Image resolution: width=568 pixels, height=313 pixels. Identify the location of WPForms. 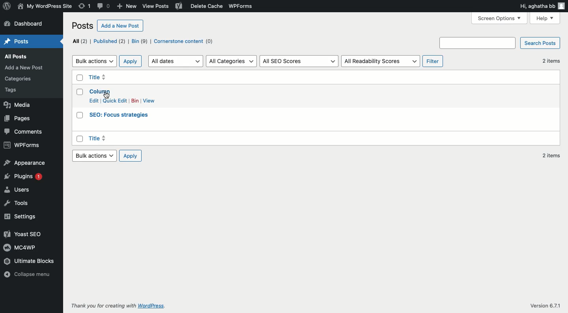
(242, 6).